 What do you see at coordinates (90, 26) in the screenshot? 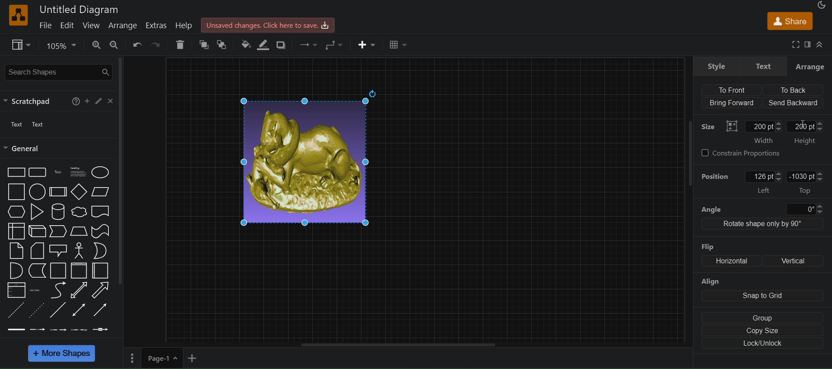
I see `view` at bounding box center [90, 26].